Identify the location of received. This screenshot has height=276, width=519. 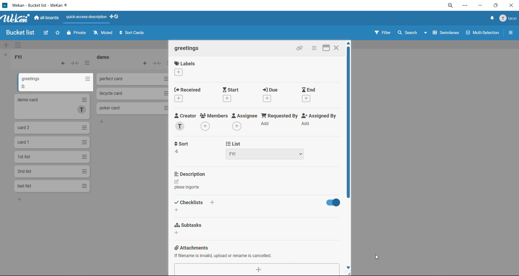
(187, 94).